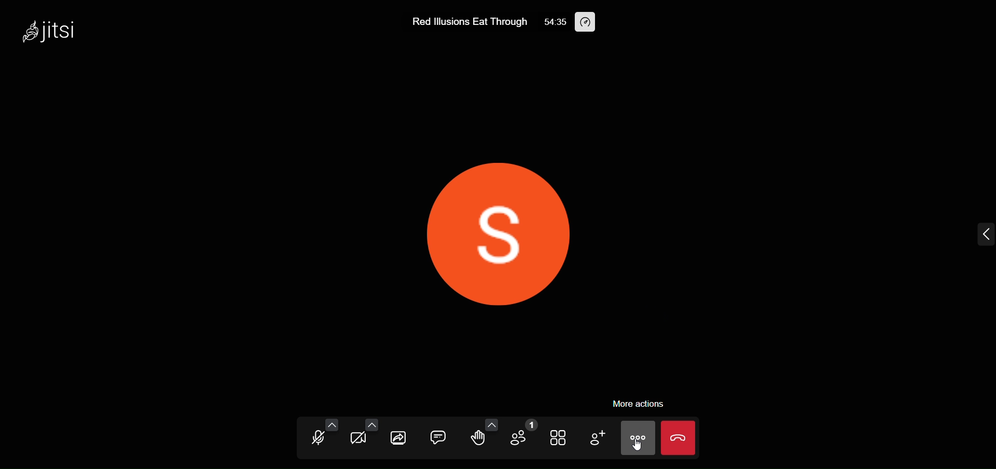 This screenshot has height=469, width=996. What do you see at coordinates (400, 438) in the screenshot?
I see `screen share` at bounding box center [400, 438].